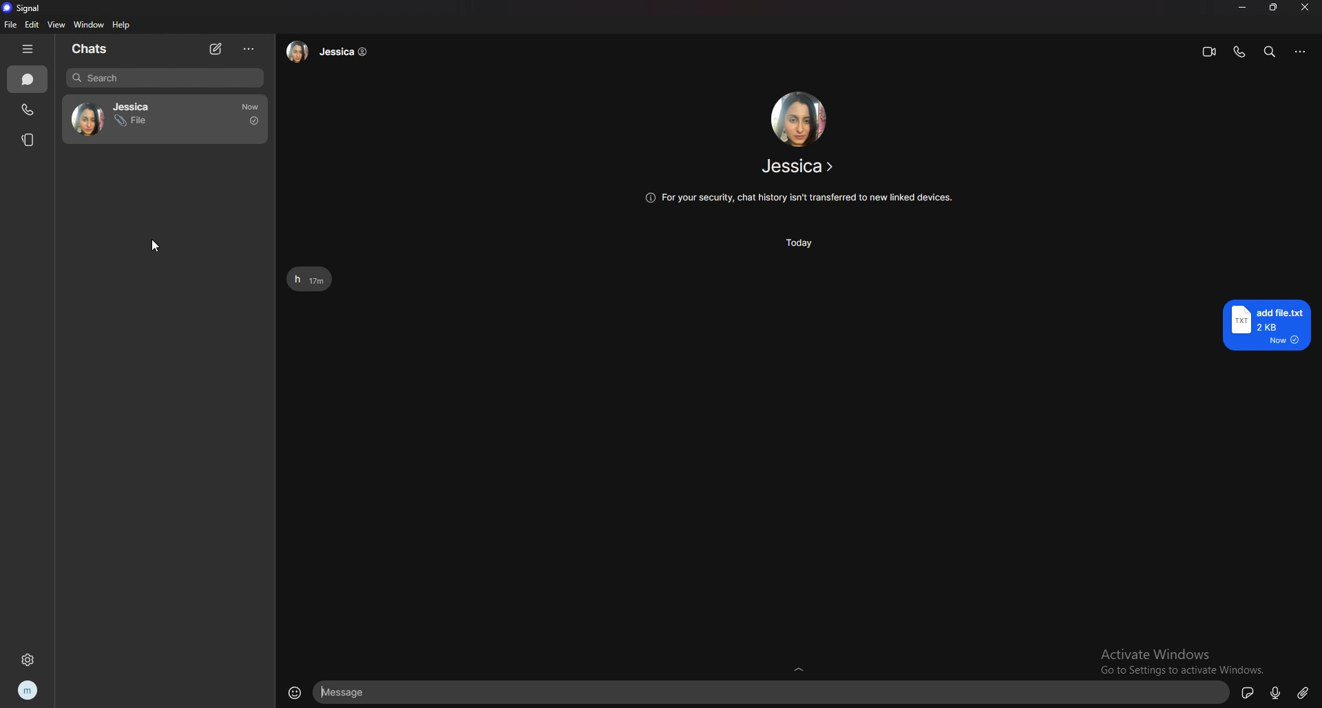  What do you see at coordinates (1241, 8) in the screenshot?
I see `minimize` at bounding box center [1241, 8].